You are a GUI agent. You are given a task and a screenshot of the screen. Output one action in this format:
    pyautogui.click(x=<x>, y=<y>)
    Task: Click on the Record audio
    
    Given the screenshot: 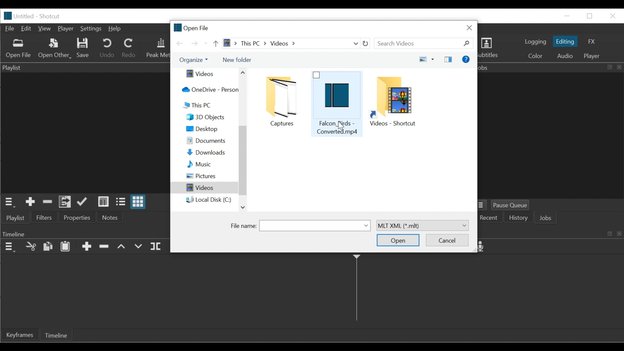 What is the action you would take?
    pyautogui.click(x=484, y=247)
    